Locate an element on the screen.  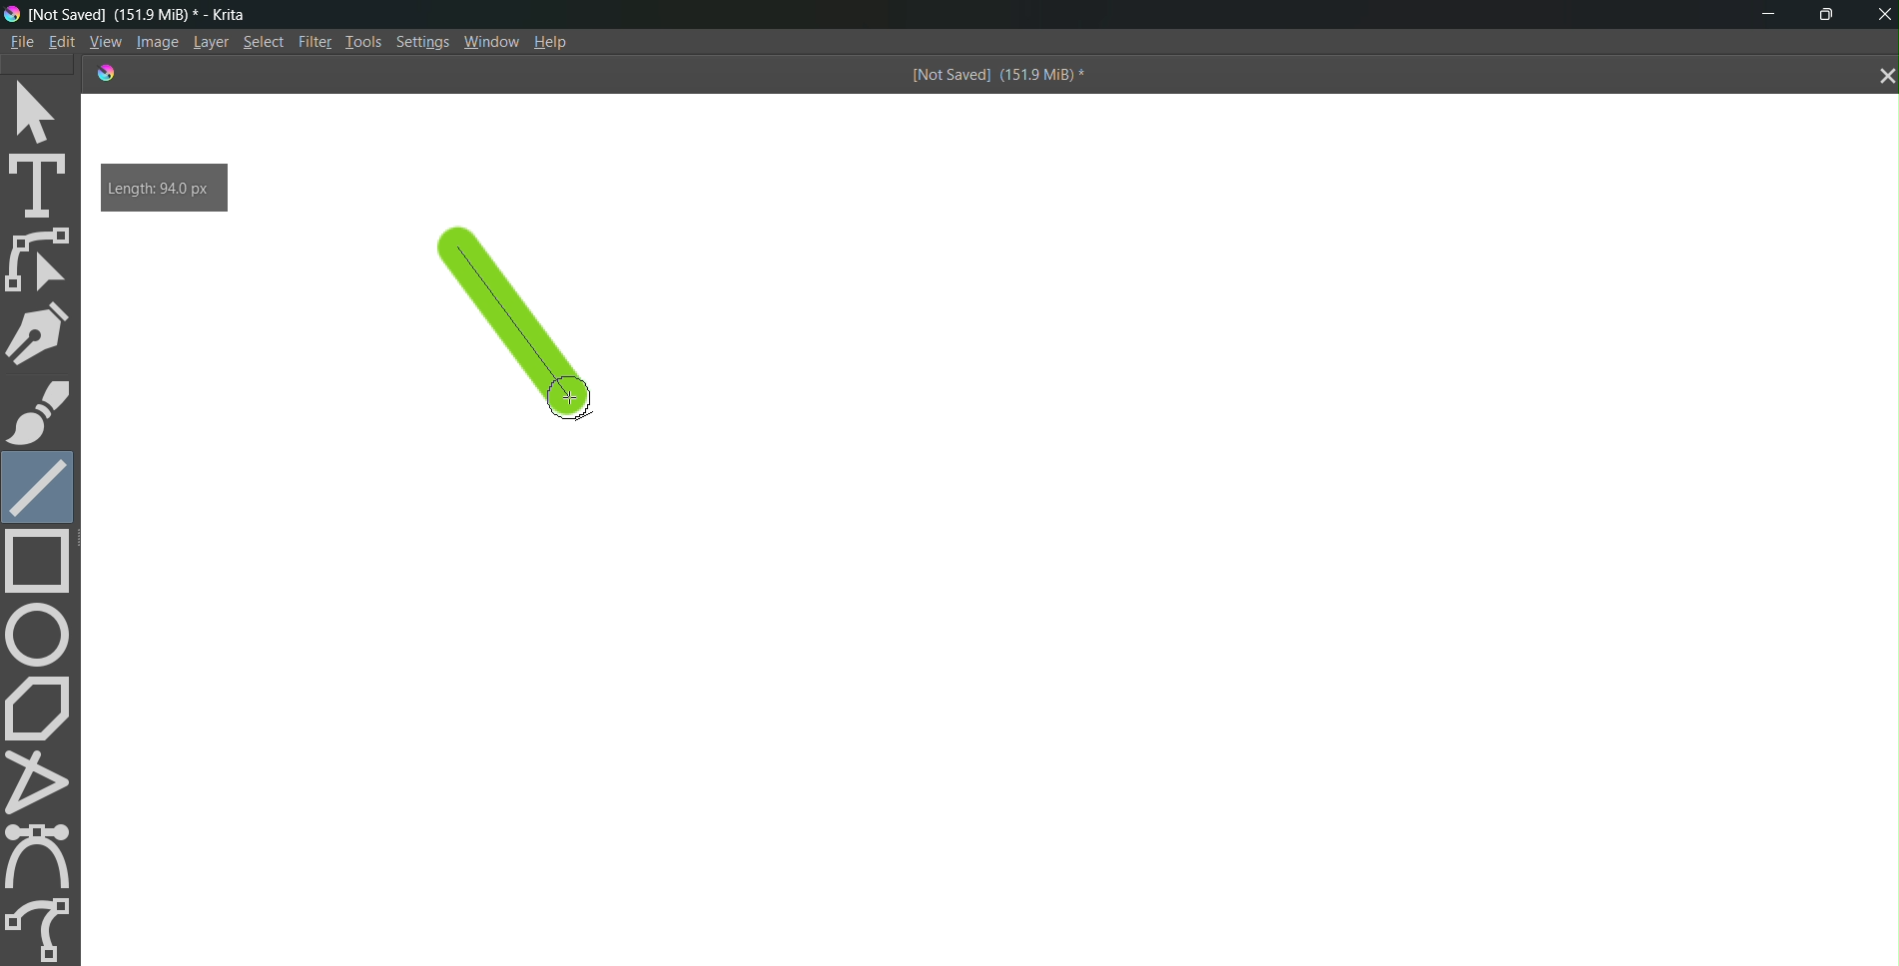
length is located at coordinates (164, 187).